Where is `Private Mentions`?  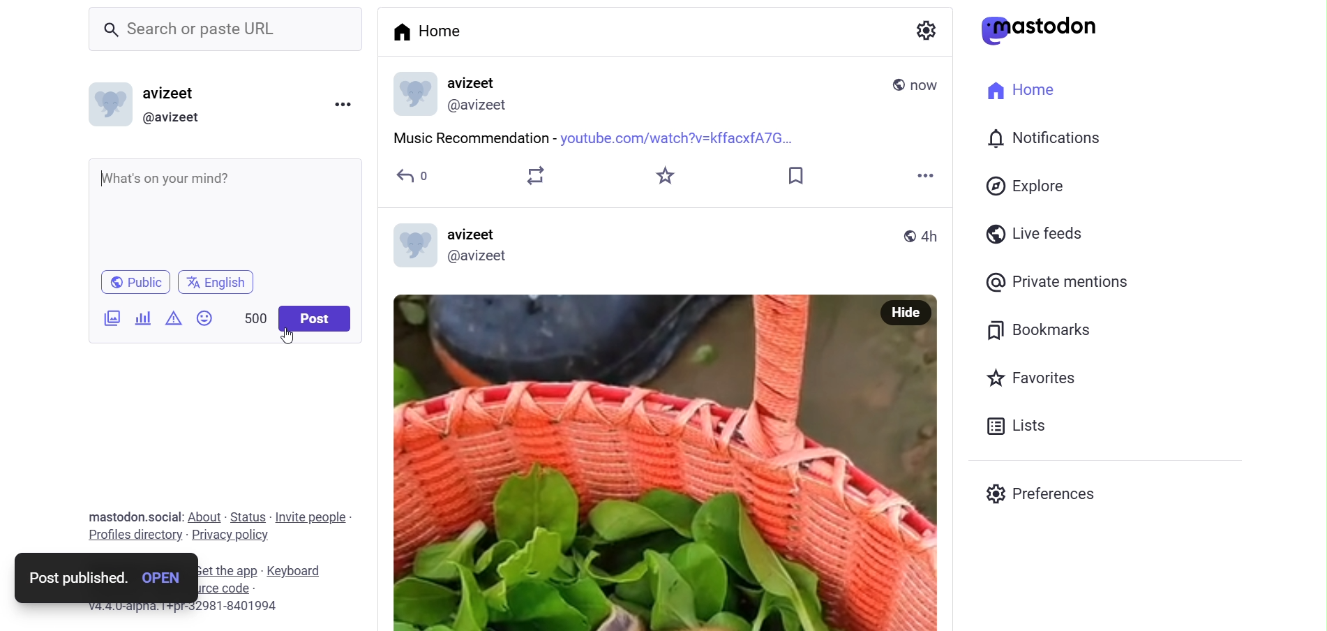
Private Mentions is located at coordinates (1058, 281).